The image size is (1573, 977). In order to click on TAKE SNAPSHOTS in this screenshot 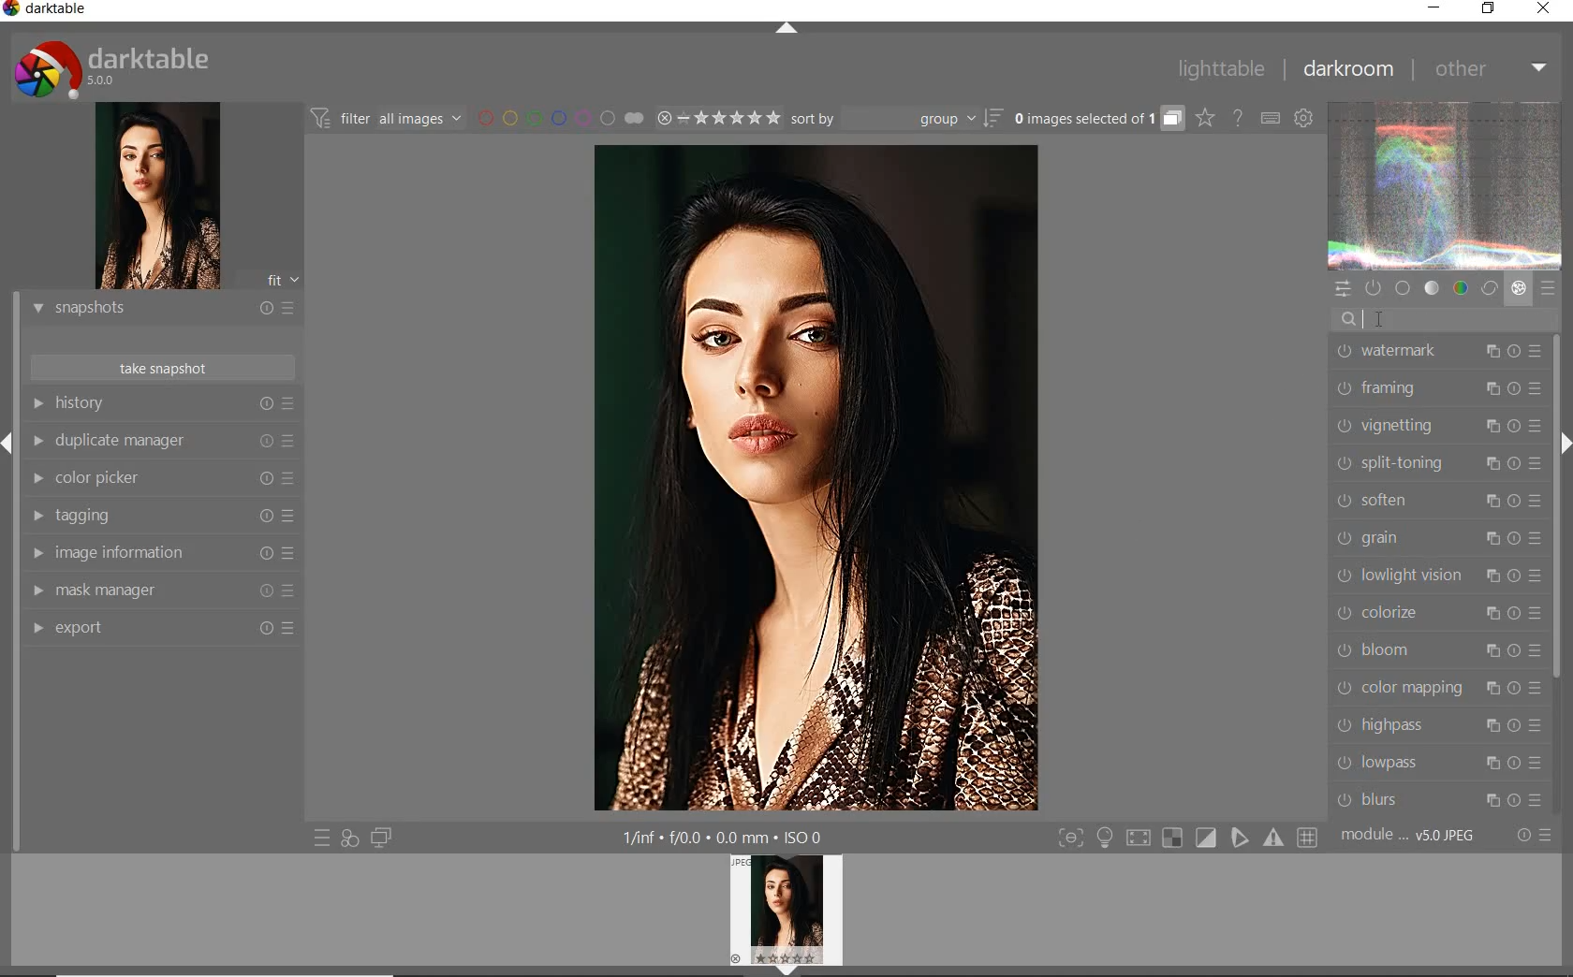, I will do `click(164, 367)`.